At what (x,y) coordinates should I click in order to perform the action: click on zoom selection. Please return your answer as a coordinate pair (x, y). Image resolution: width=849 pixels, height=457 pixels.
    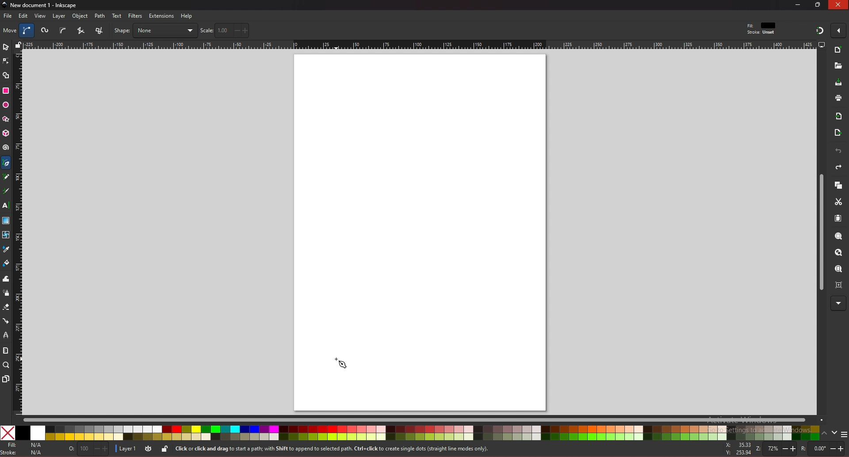
    Looking at the image, I should click on (839, 237).